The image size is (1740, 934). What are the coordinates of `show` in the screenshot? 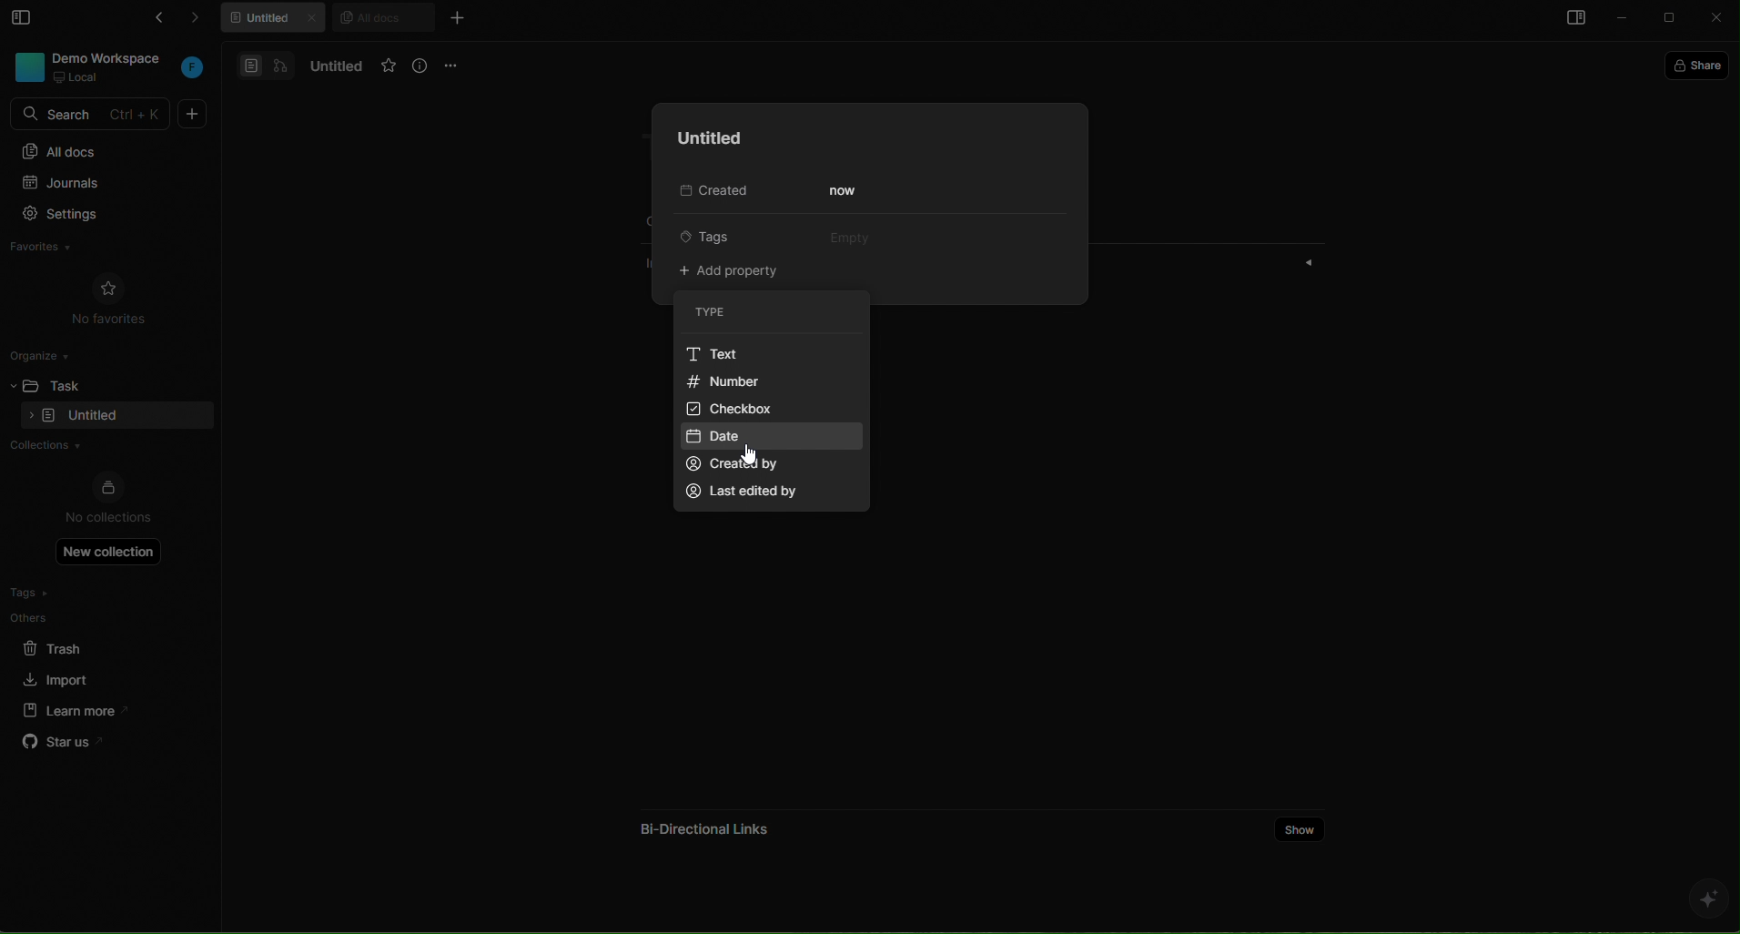 It's located at (1300, 827).